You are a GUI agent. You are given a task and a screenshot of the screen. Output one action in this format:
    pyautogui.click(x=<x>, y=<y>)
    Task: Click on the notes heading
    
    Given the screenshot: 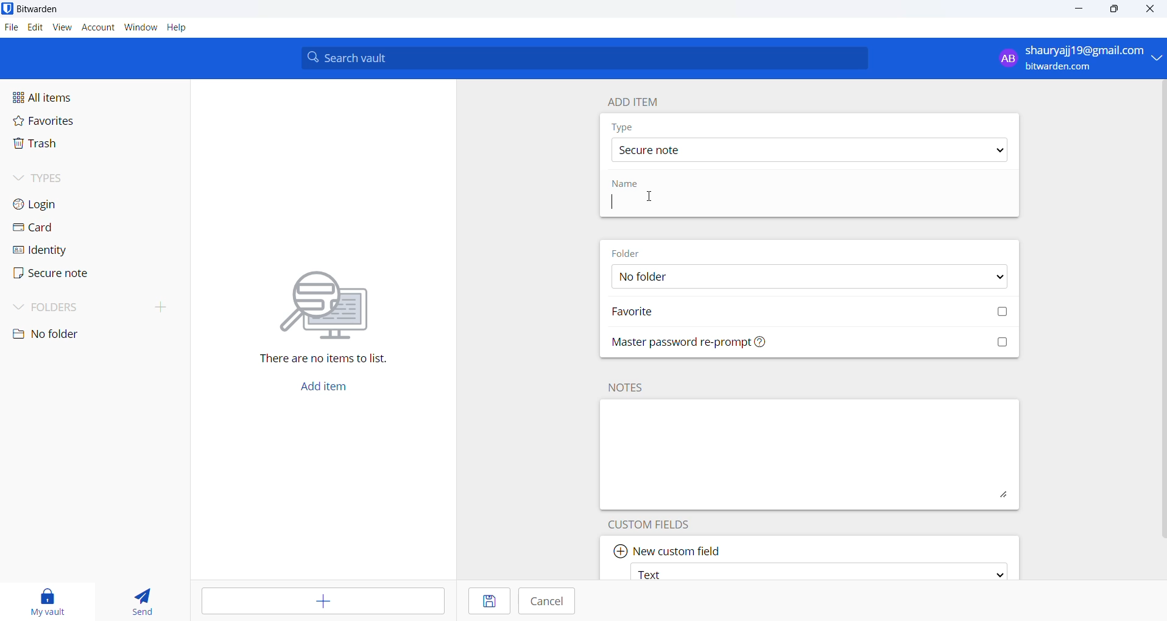 What is the action you would take?
    pyautogui.click(x=628, y=387)
    